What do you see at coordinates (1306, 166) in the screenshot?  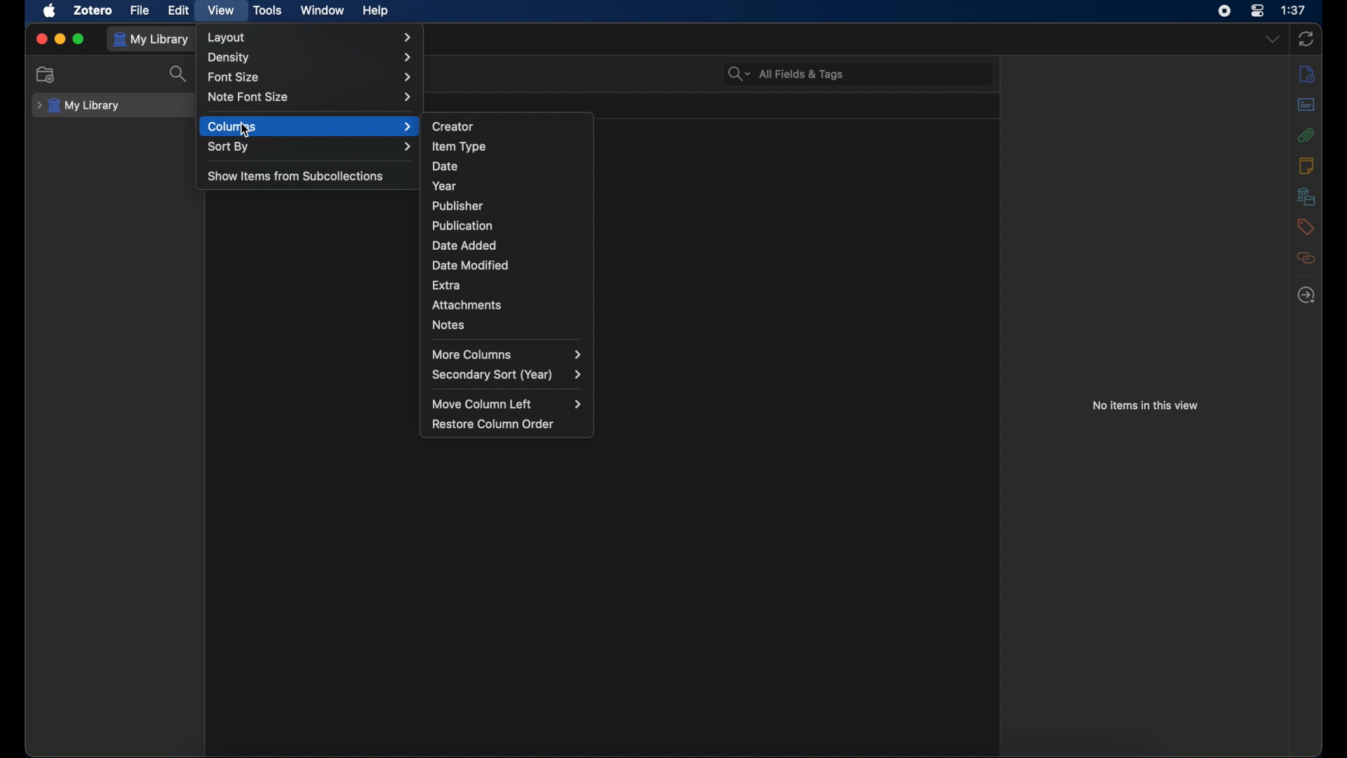 I see `notes` at bounding box center [1306, 166].